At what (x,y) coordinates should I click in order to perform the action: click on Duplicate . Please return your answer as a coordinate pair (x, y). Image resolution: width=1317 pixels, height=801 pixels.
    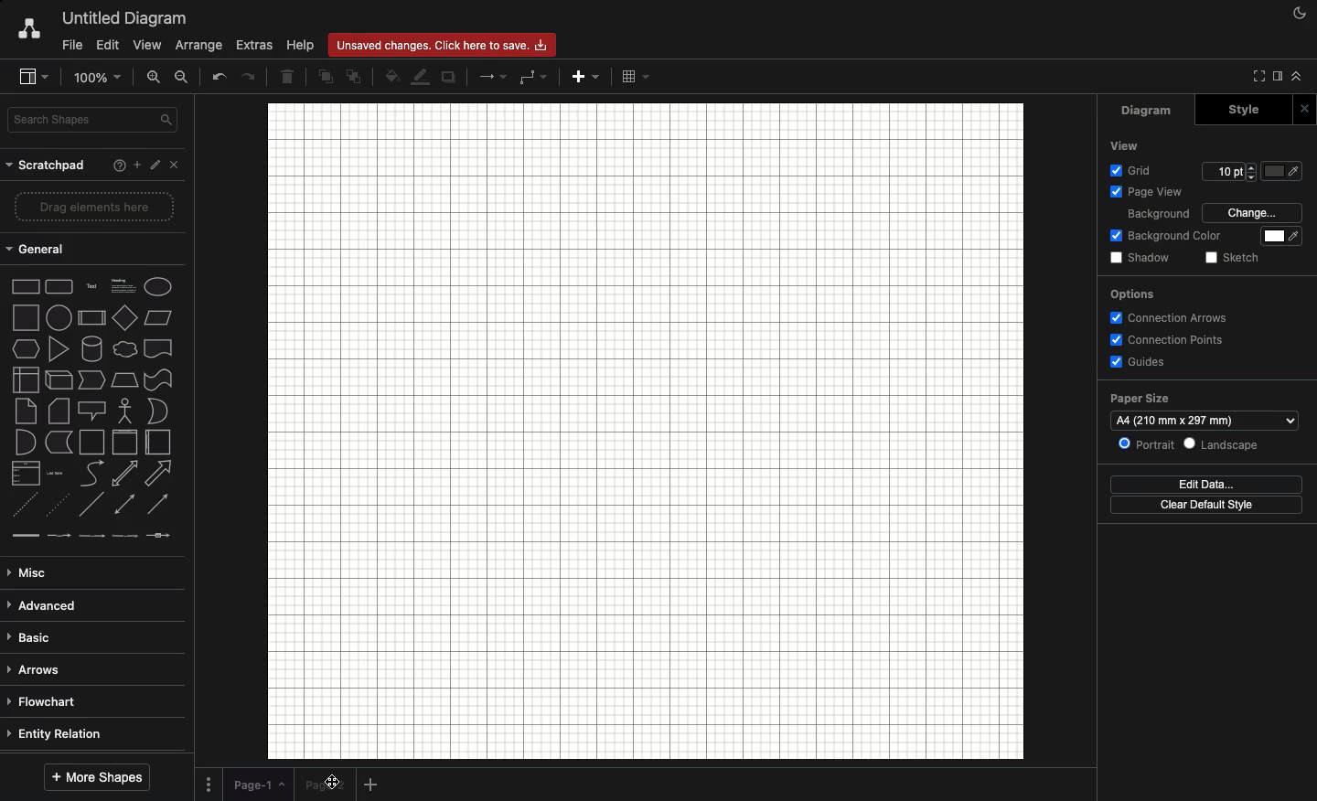
    Looking at the image, I should click on (448, 79).